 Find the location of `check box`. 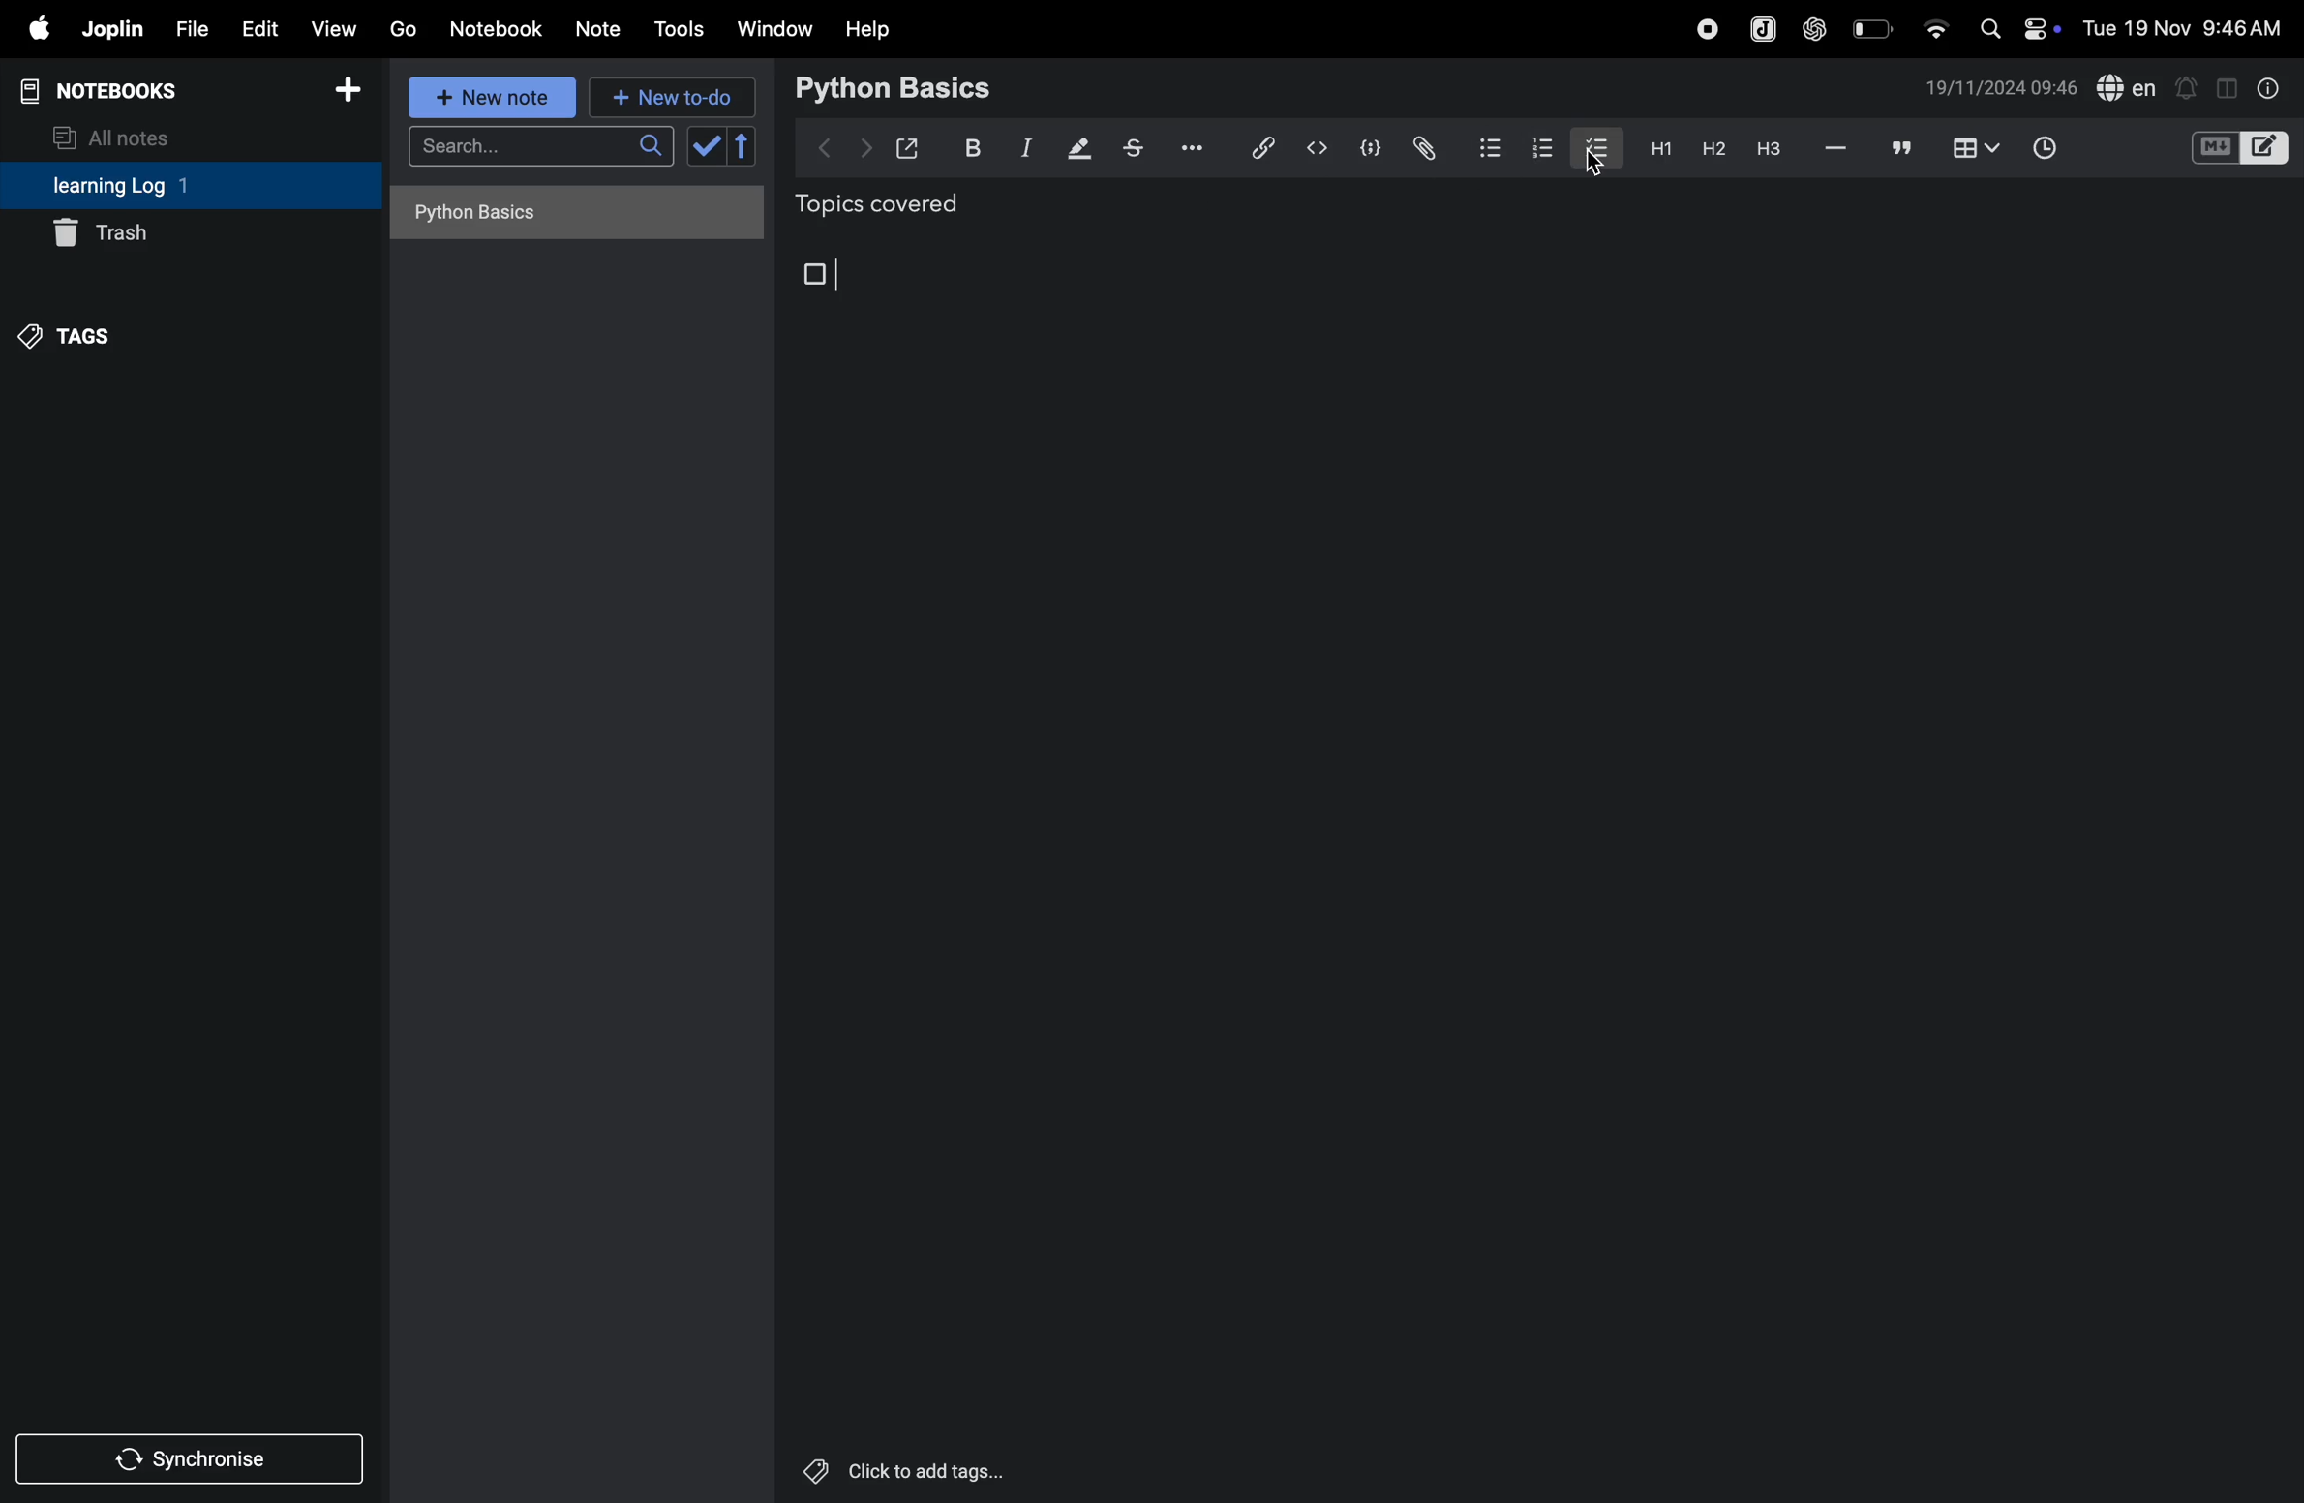

check box is located at coordinates (726, 146).